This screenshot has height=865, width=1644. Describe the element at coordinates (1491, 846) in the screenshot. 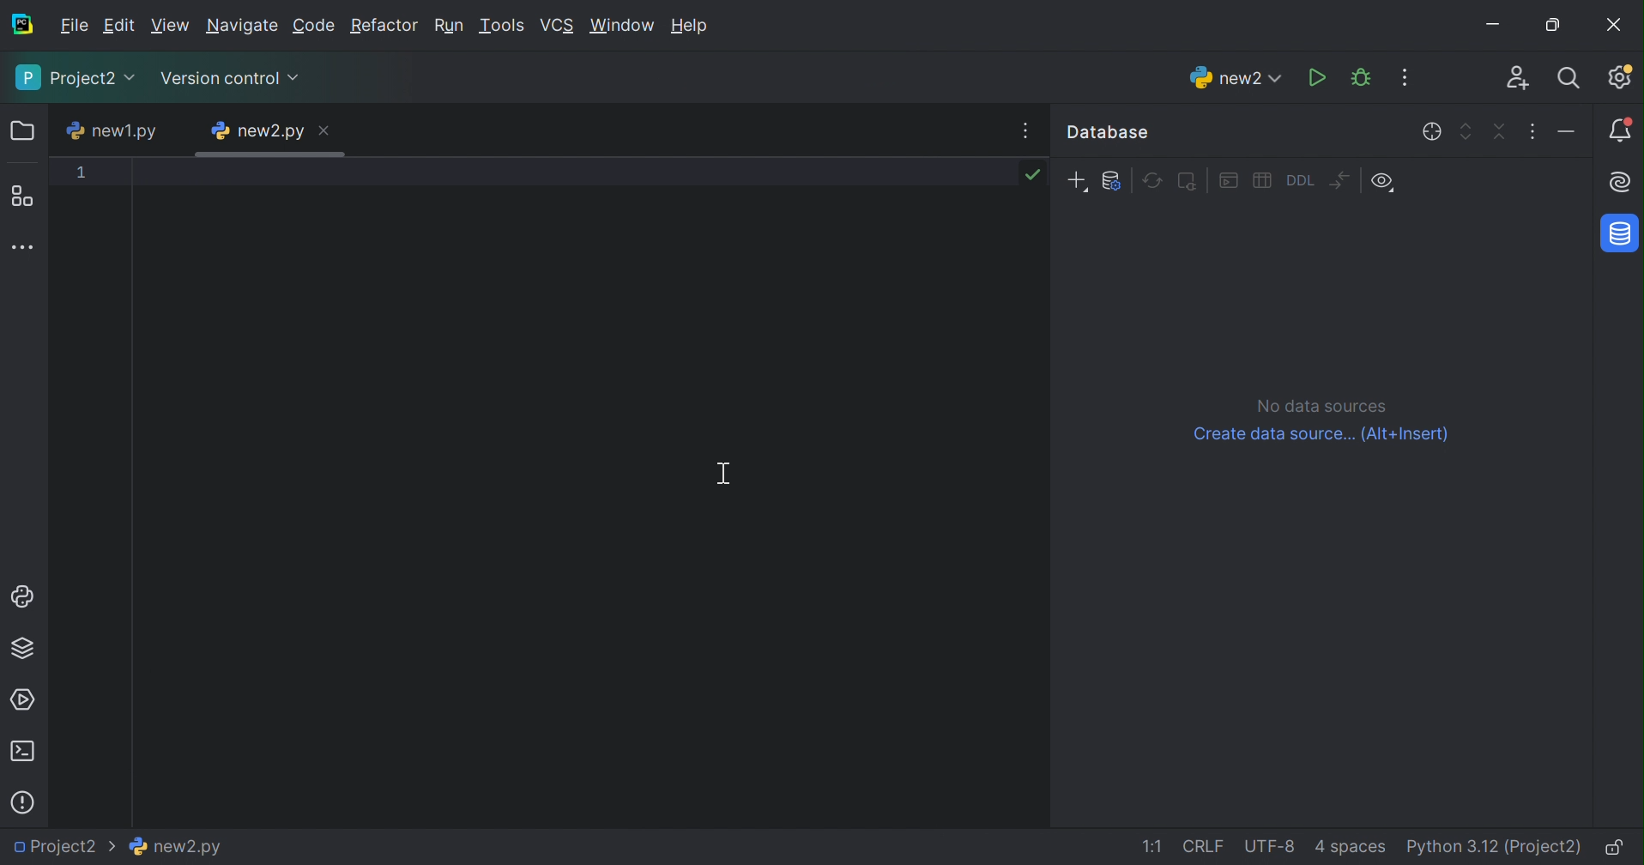

I see `Python 3.12 (Project2)` at that location.